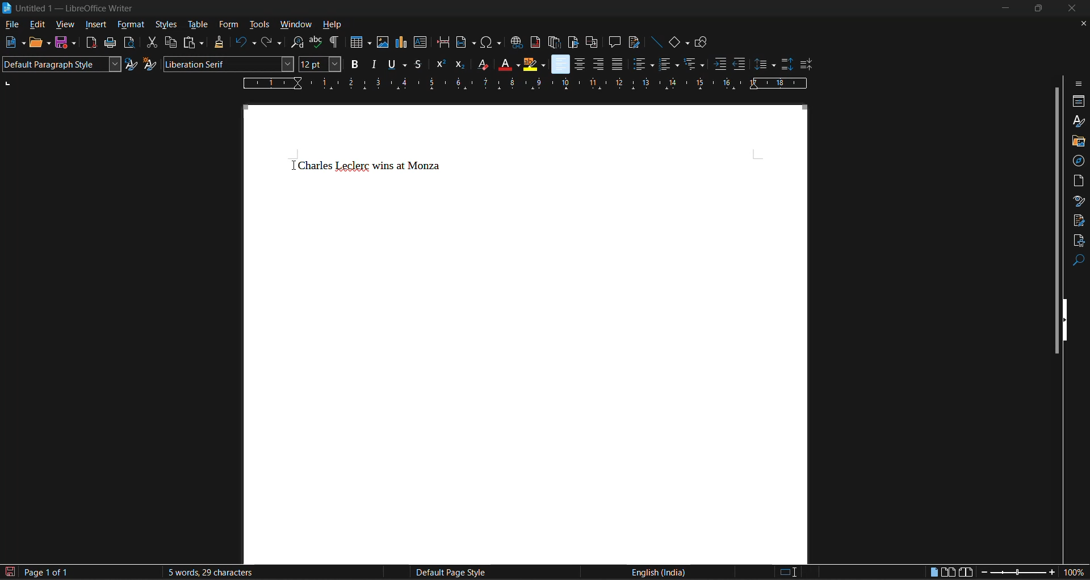 Image resolution: width=1090 pixels, height=580 pixels. Describe the element at coordinates (1007, 7) in the screenshot. I see `minimize` at that location.